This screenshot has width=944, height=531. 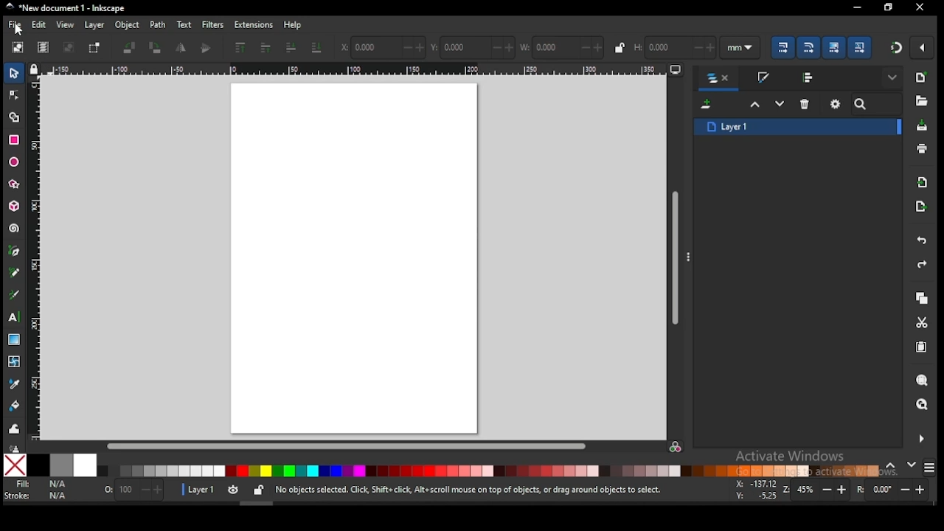 I want to click on activate windows, so click(x=788, y=457).